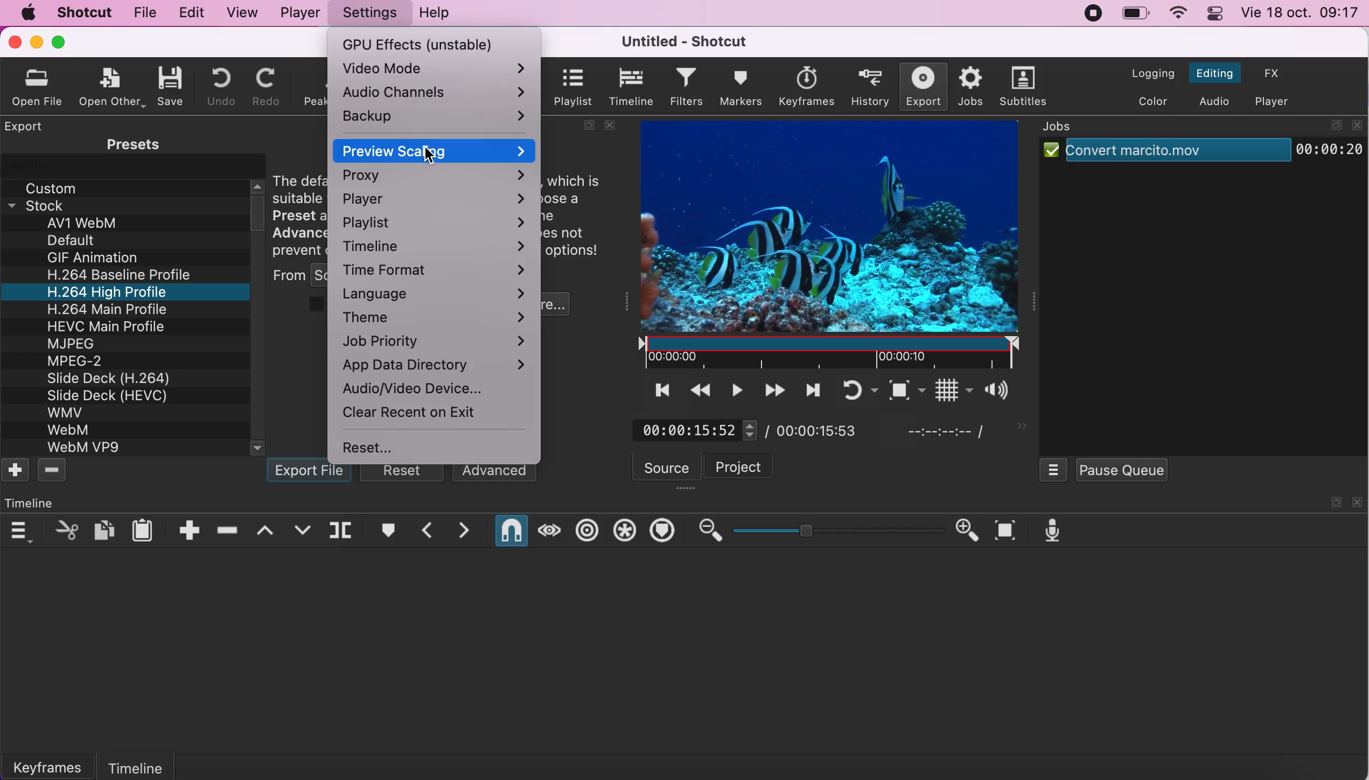 Image resolution: width=1369 pixels, height=780 pixels. What do you see at coordinates (344, 532) in the screenshot?
I see `split at playhead` at bounding box center [344, 532].